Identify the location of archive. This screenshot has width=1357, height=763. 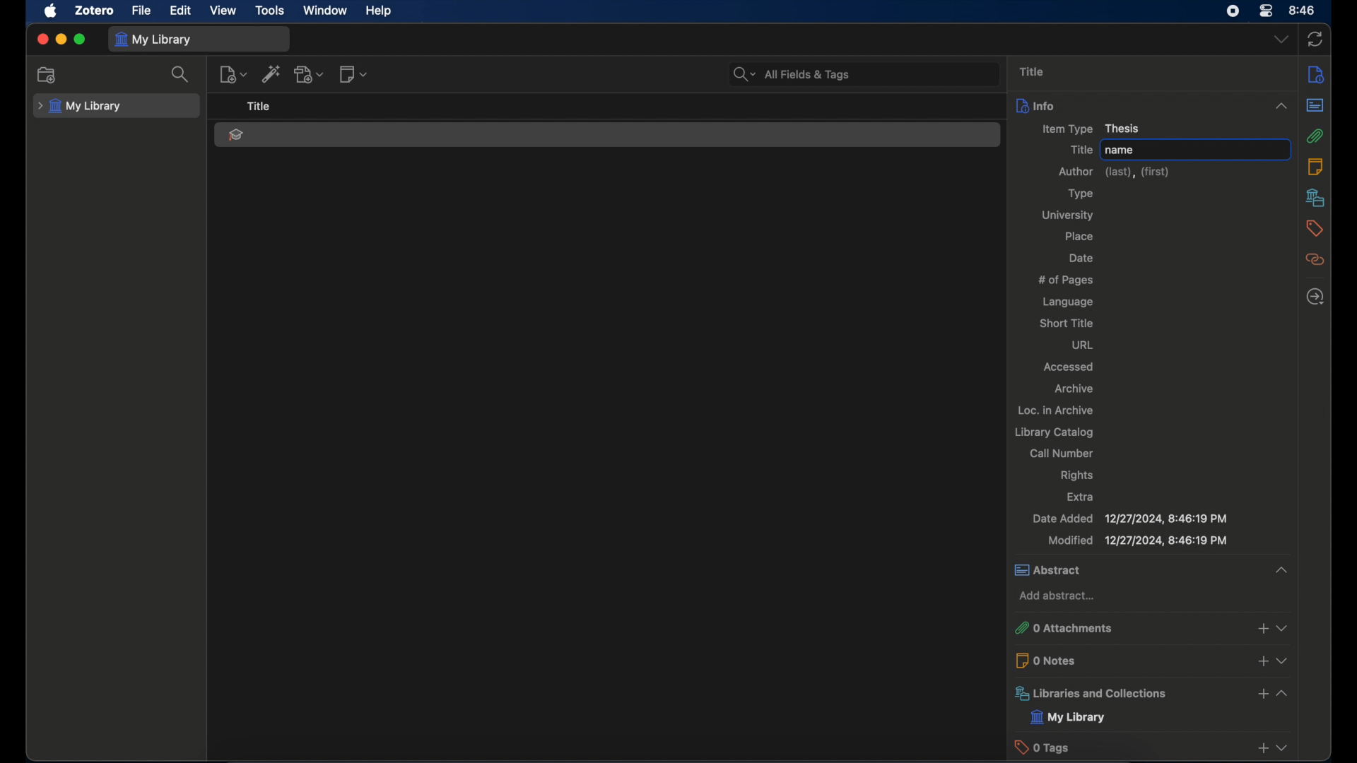
(1076, 389).